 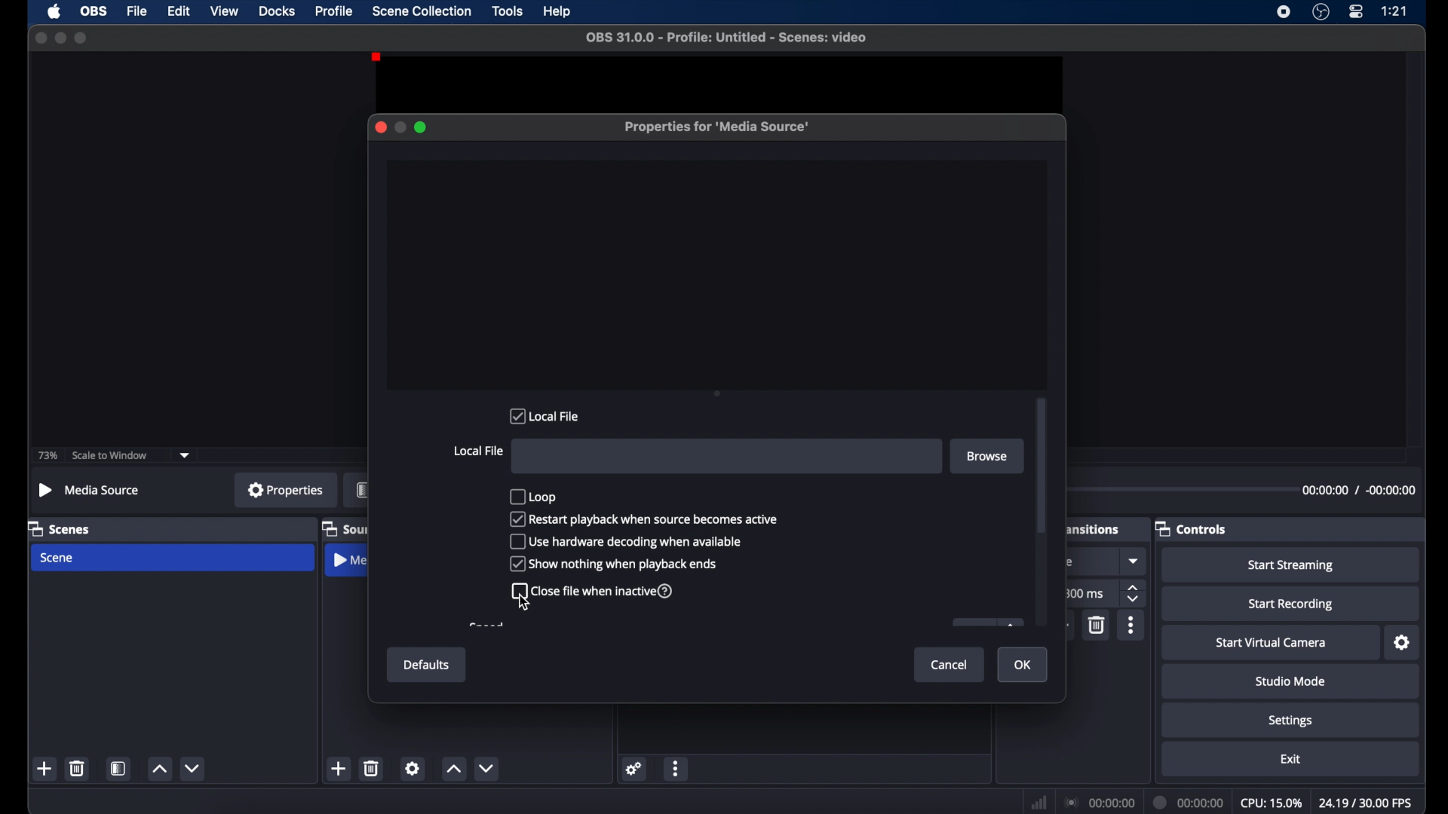 What do you see at coordinates (1357, 11) in the screenshot?
I see `control center` at bounding box center [1357, 11].